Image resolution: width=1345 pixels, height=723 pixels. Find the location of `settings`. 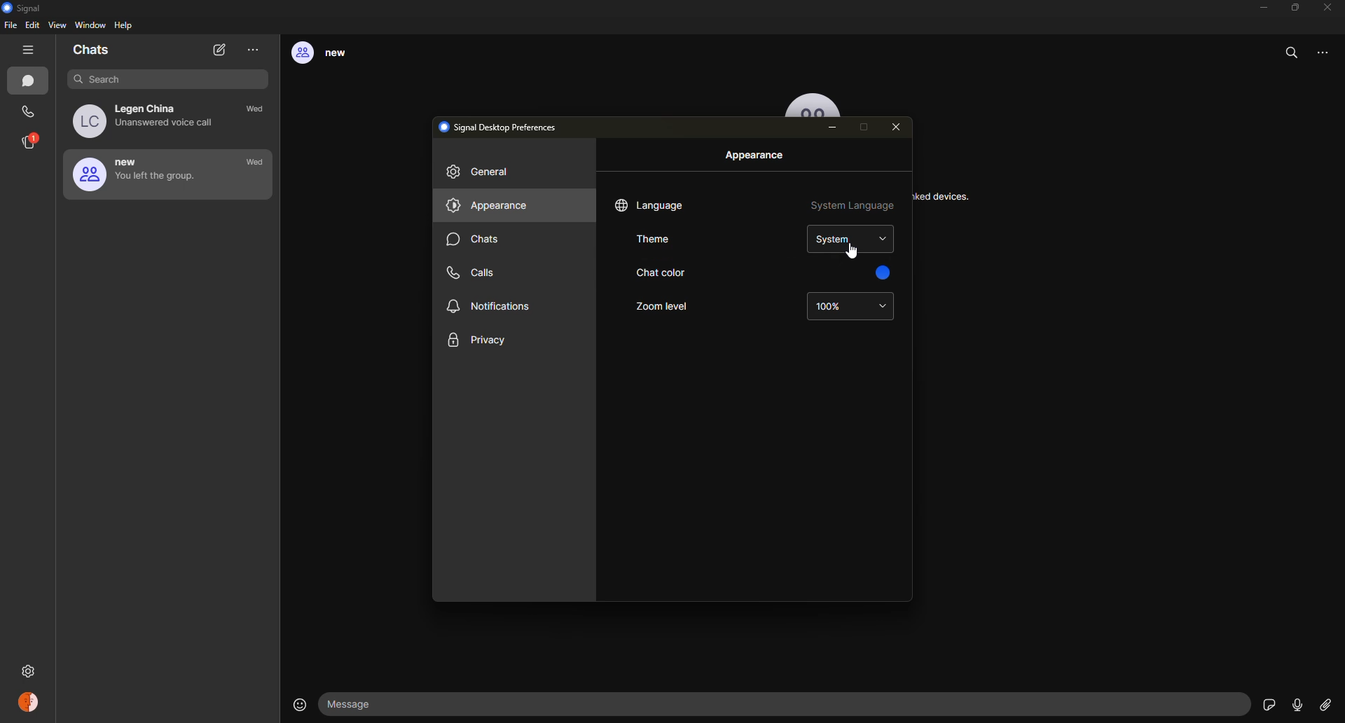

settings is located at coordinates (30, 668).